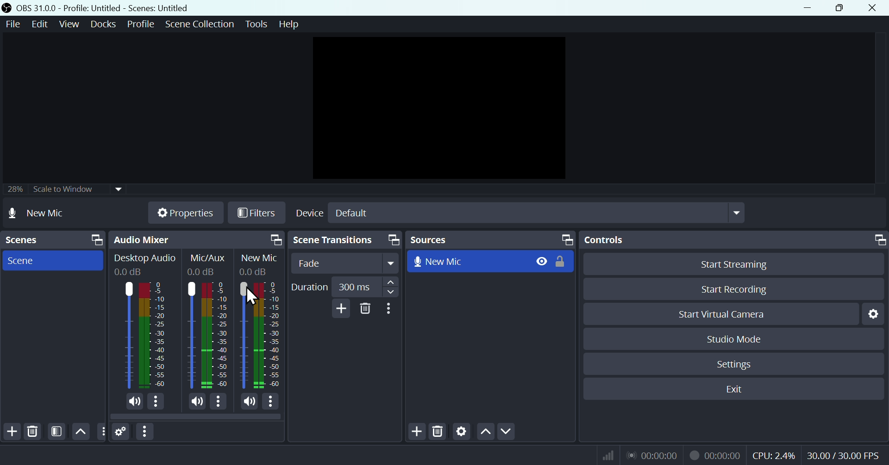  What do you see at coordinates (390, 309) in the screenshot?
I see `More options` at bounding box center [390, 309].